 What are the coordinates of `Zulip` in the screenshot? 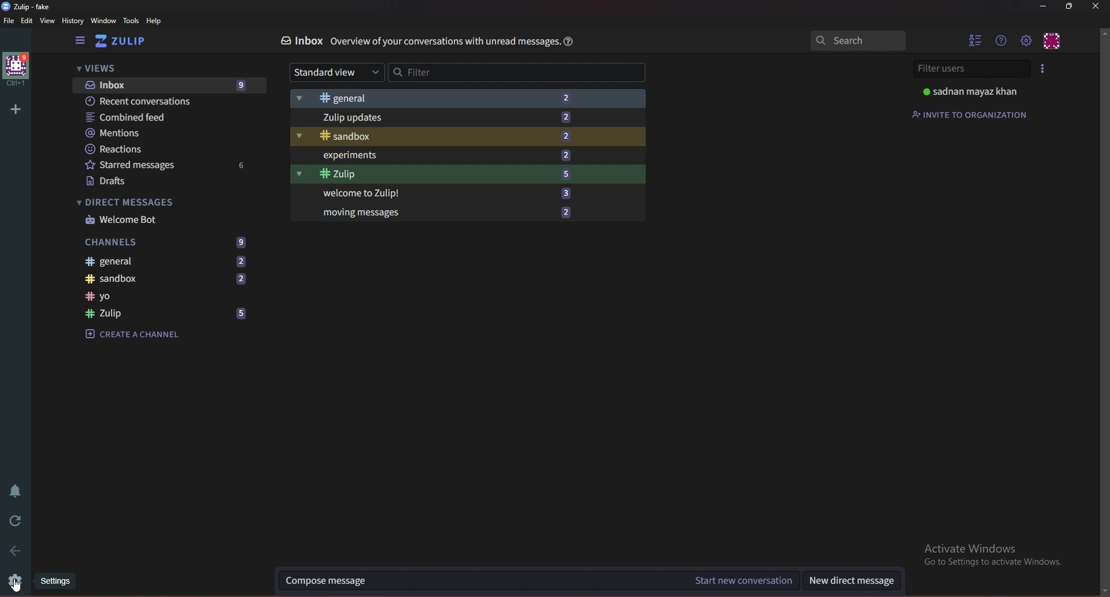 It's located at (169, 314).